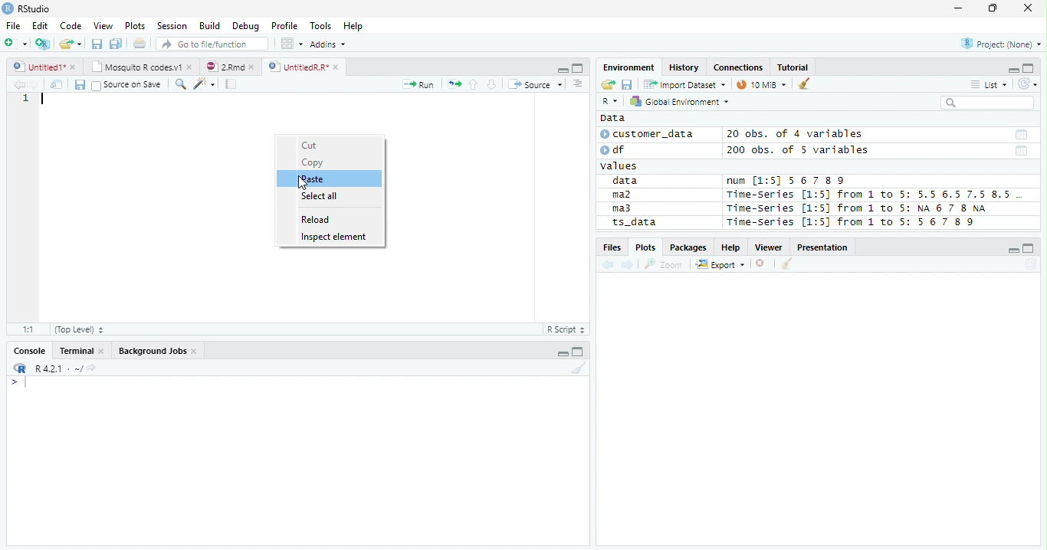  I want to click on View, so click(104, 25).